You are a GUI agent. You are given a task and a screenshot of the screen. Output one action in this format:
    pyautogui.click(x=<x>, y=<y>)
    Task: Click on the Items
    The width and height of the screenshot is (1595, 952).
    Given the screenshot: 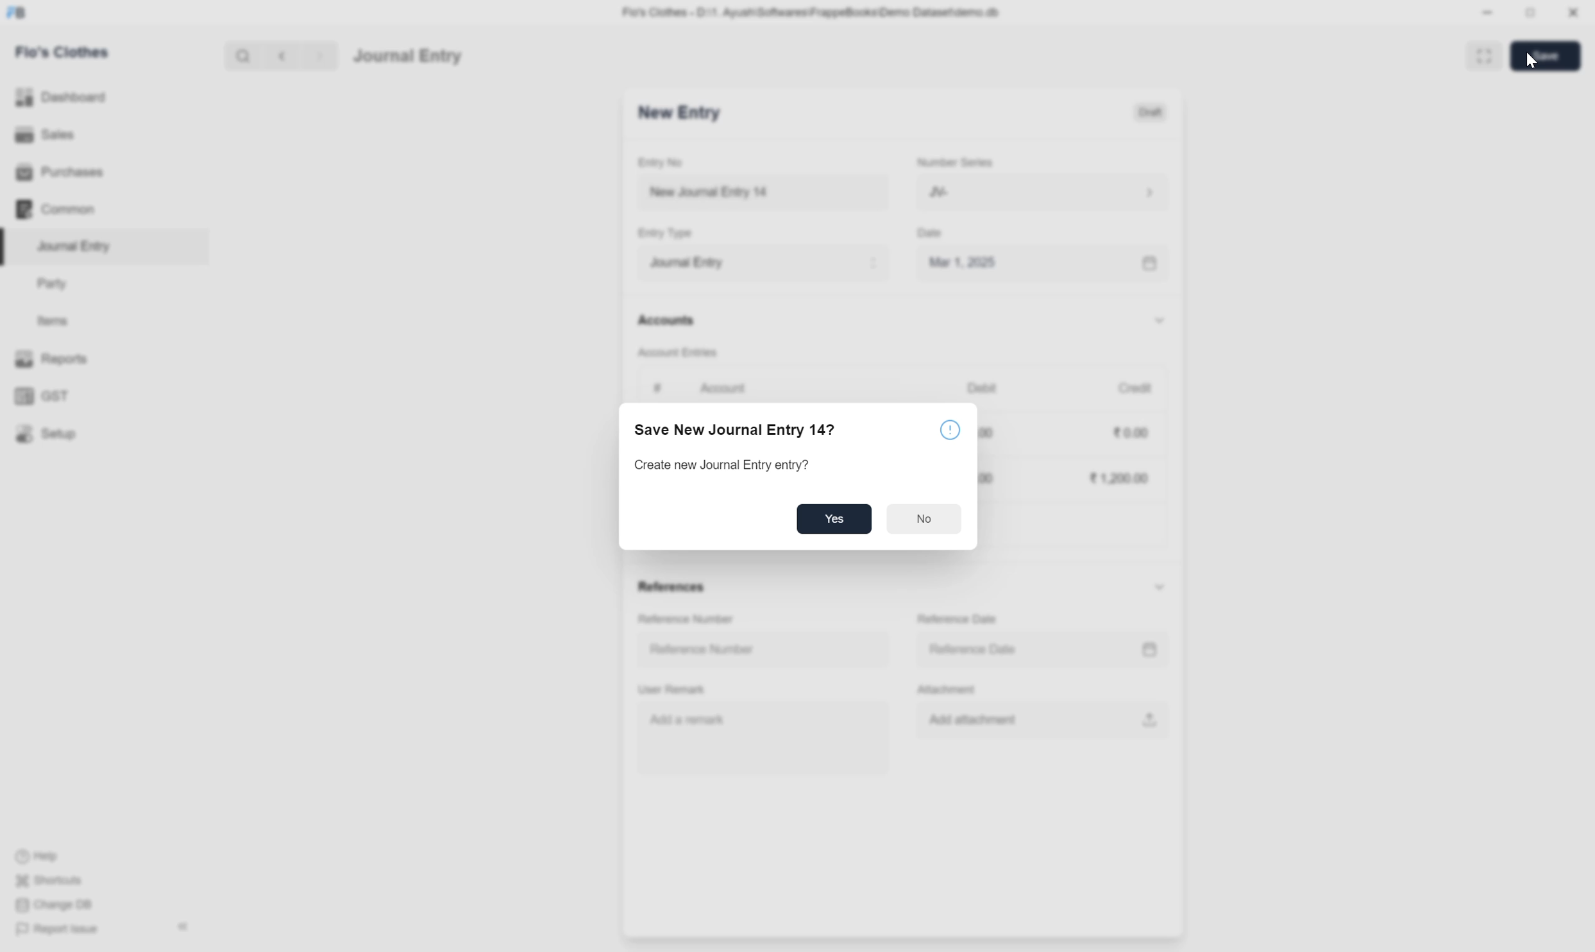 What is the action you would take?
    pyautogui.click(x=52, y=320)
    